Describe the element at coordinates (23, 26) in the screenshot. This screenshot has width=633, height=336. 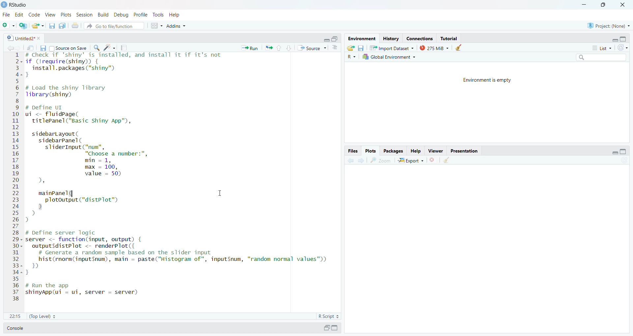
I see `new project` at that location.